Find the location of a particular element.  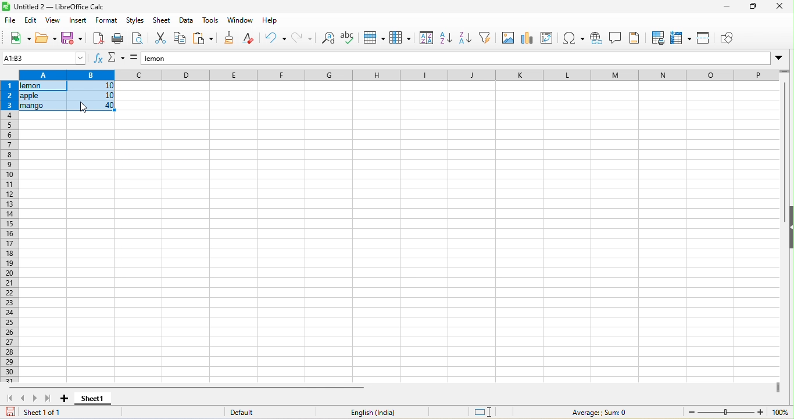

scroll to first sheet is located at coordinates (10, 399).